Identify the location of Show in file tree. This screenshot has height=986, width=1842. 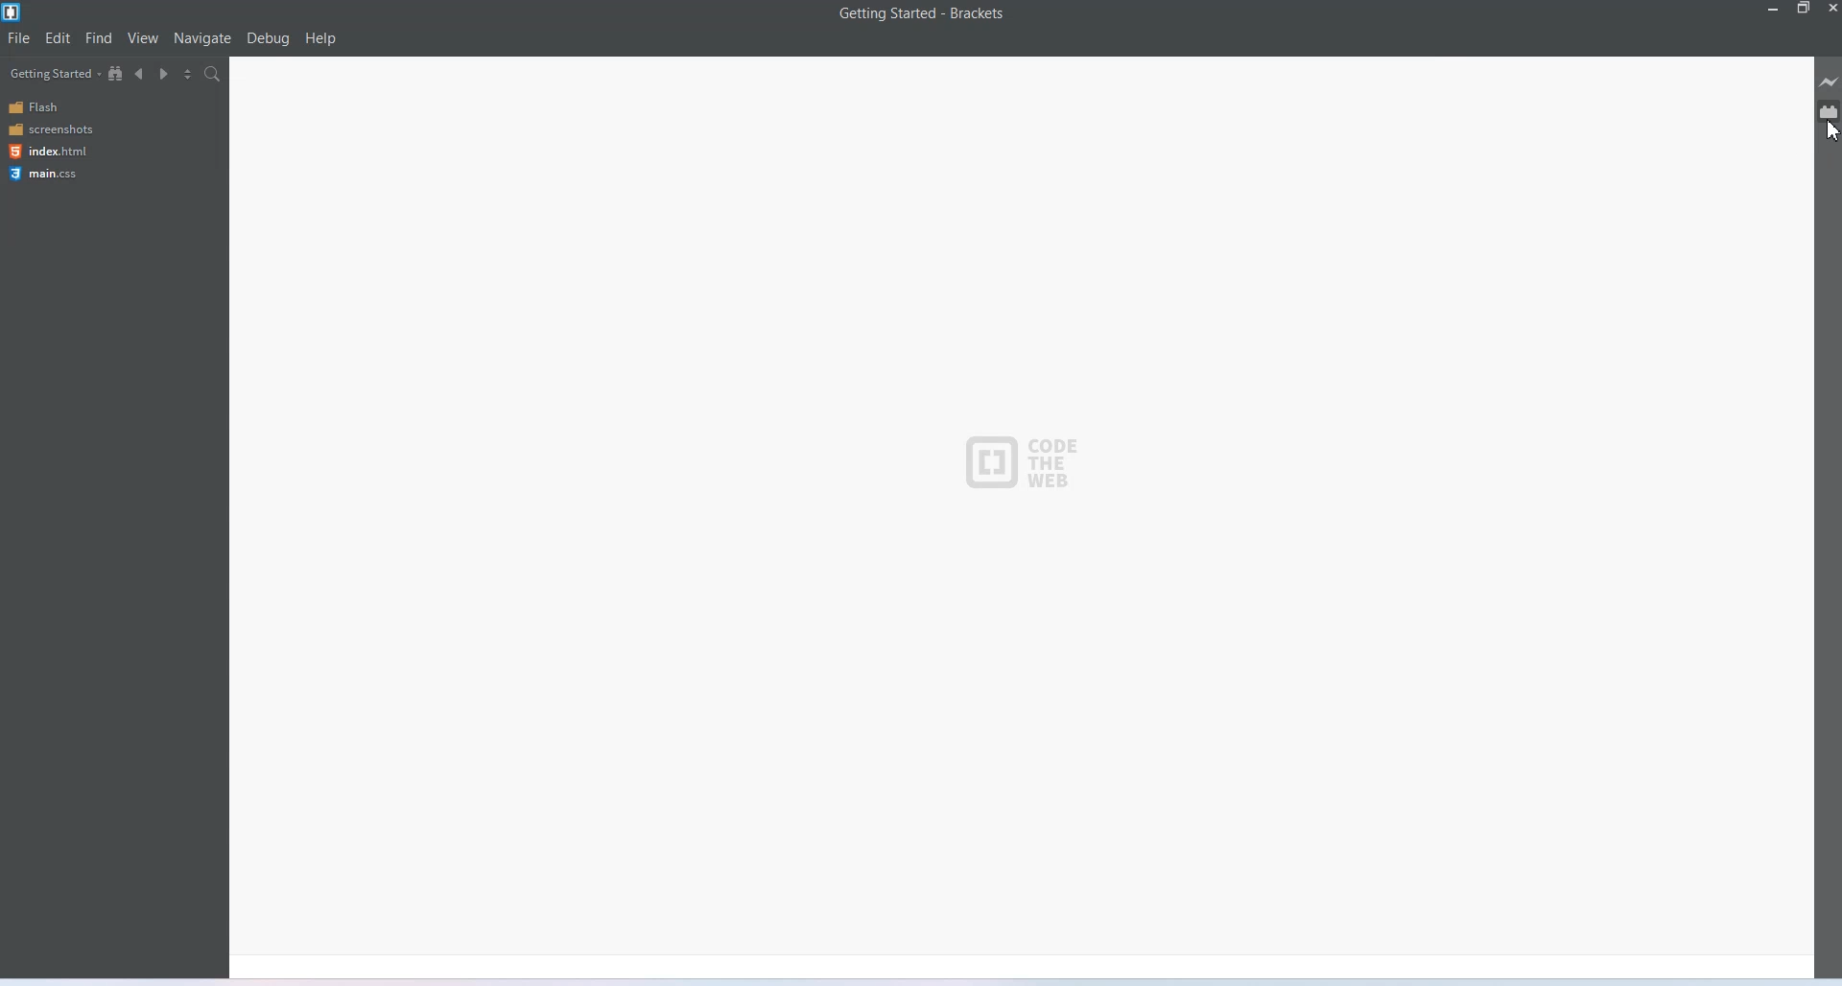
(117, 73).